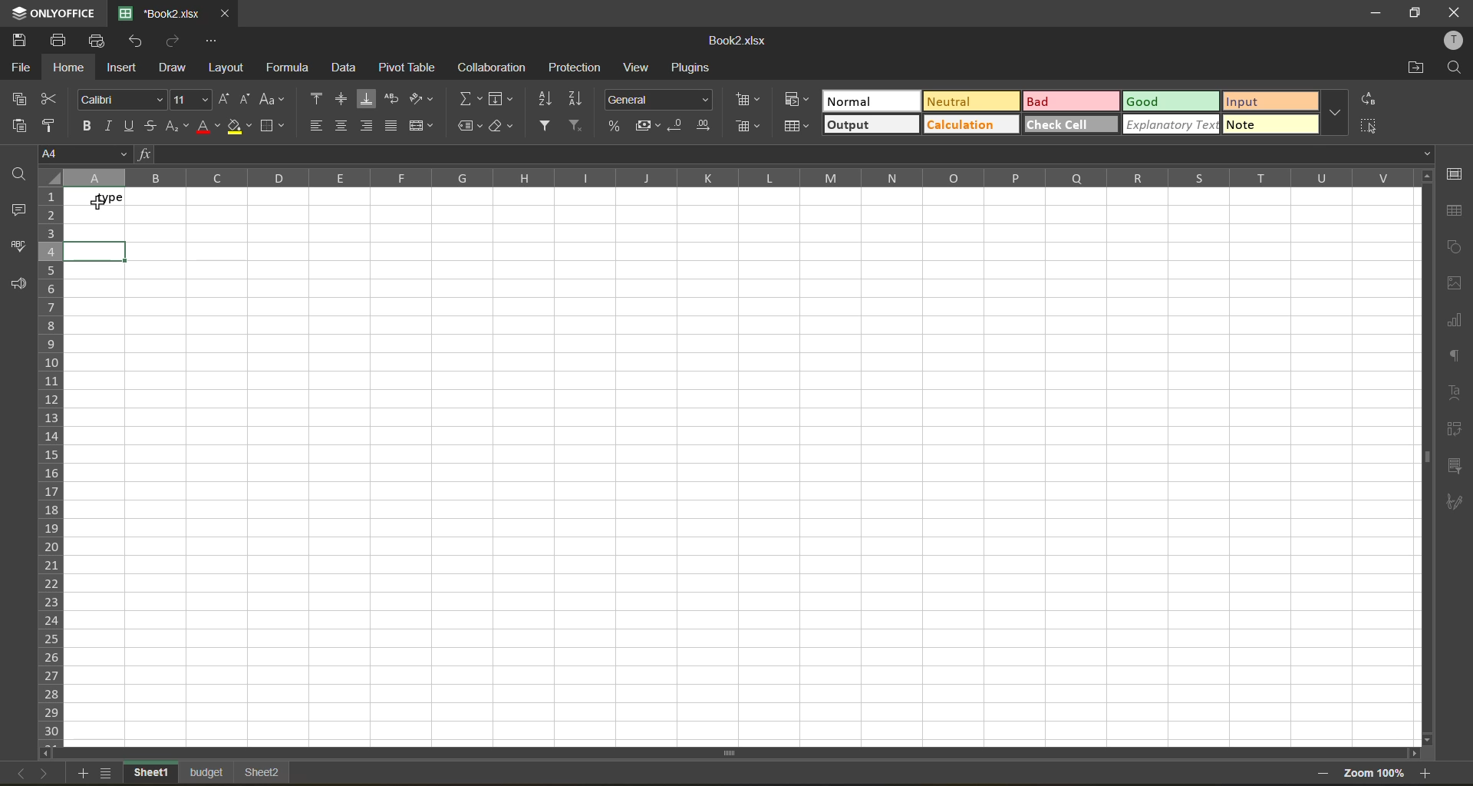  Describe the element at coordinates (644, 127) in the screenshot. I see `accounting` at that location.